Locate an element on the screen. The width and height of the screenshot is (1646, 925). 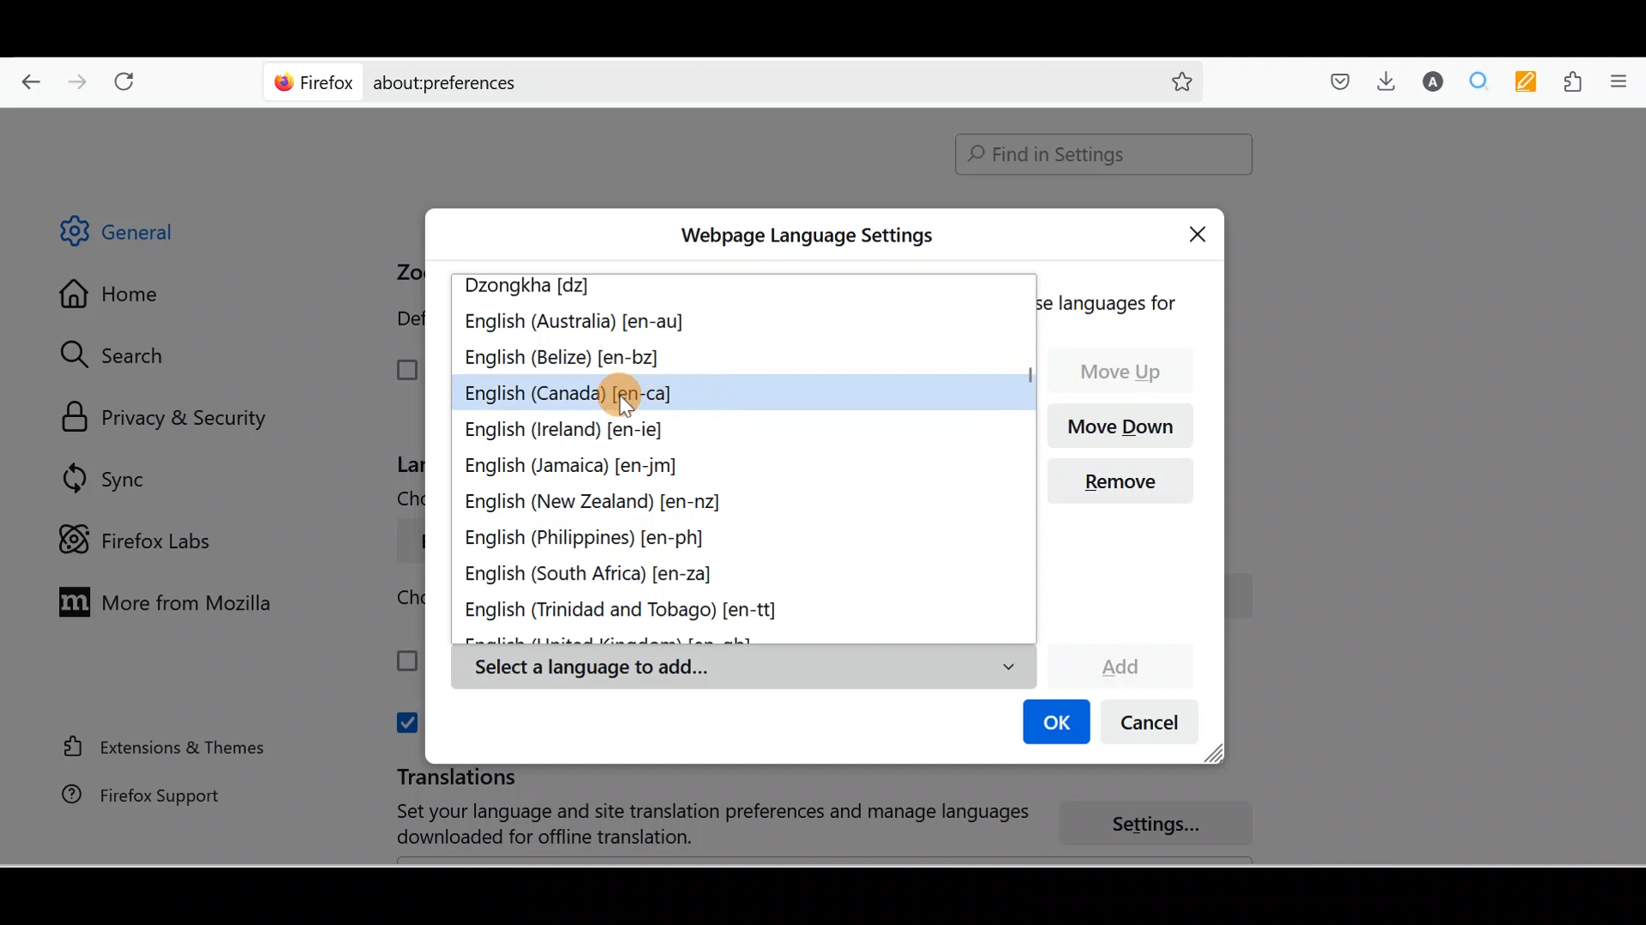
English (Belize) [en-bz] is located at coordinates (562, 360).